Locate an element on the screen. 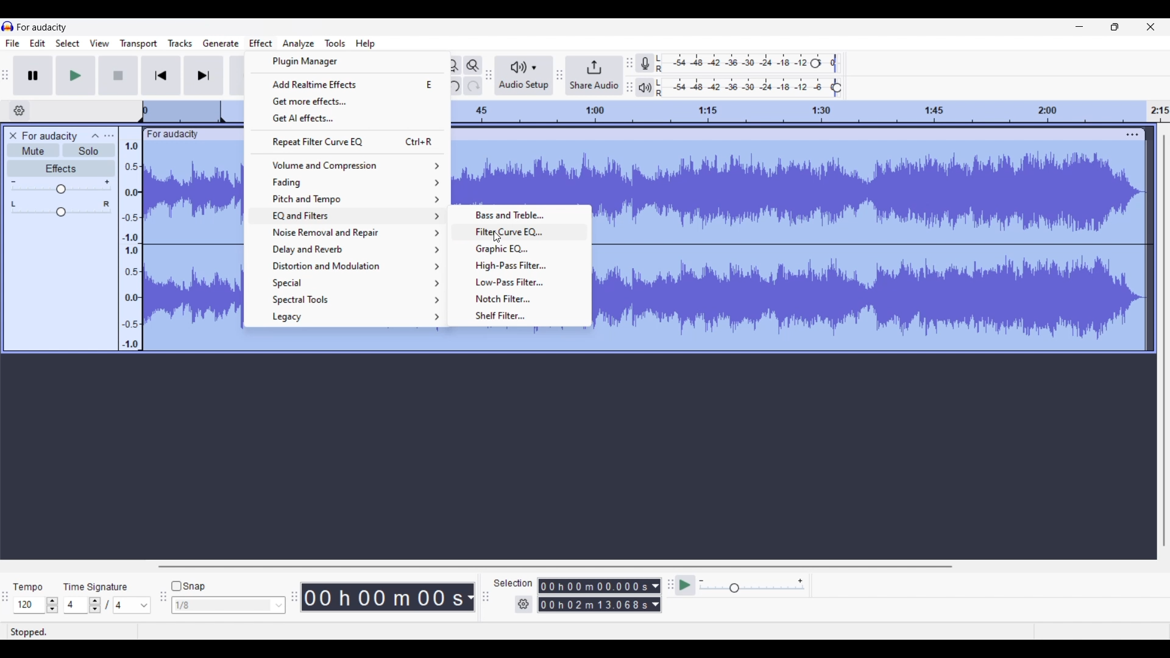  Volume and compression options is located at coordinates (348, 165).